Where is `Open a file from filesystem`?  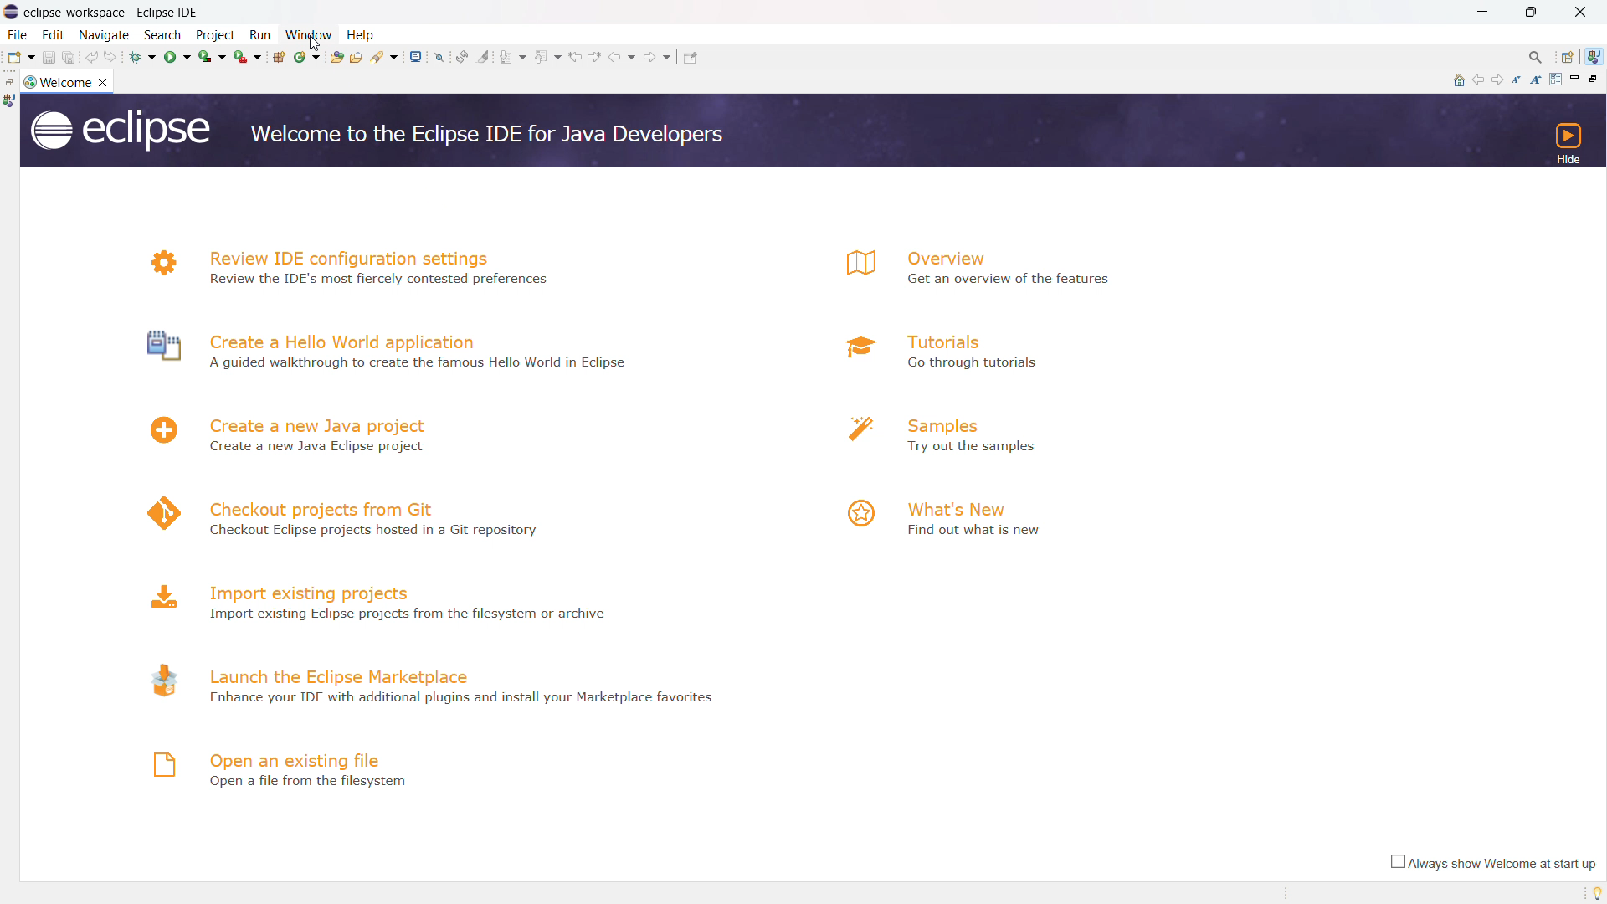
Open a file from filesystem is located at coordinates (305, 783).